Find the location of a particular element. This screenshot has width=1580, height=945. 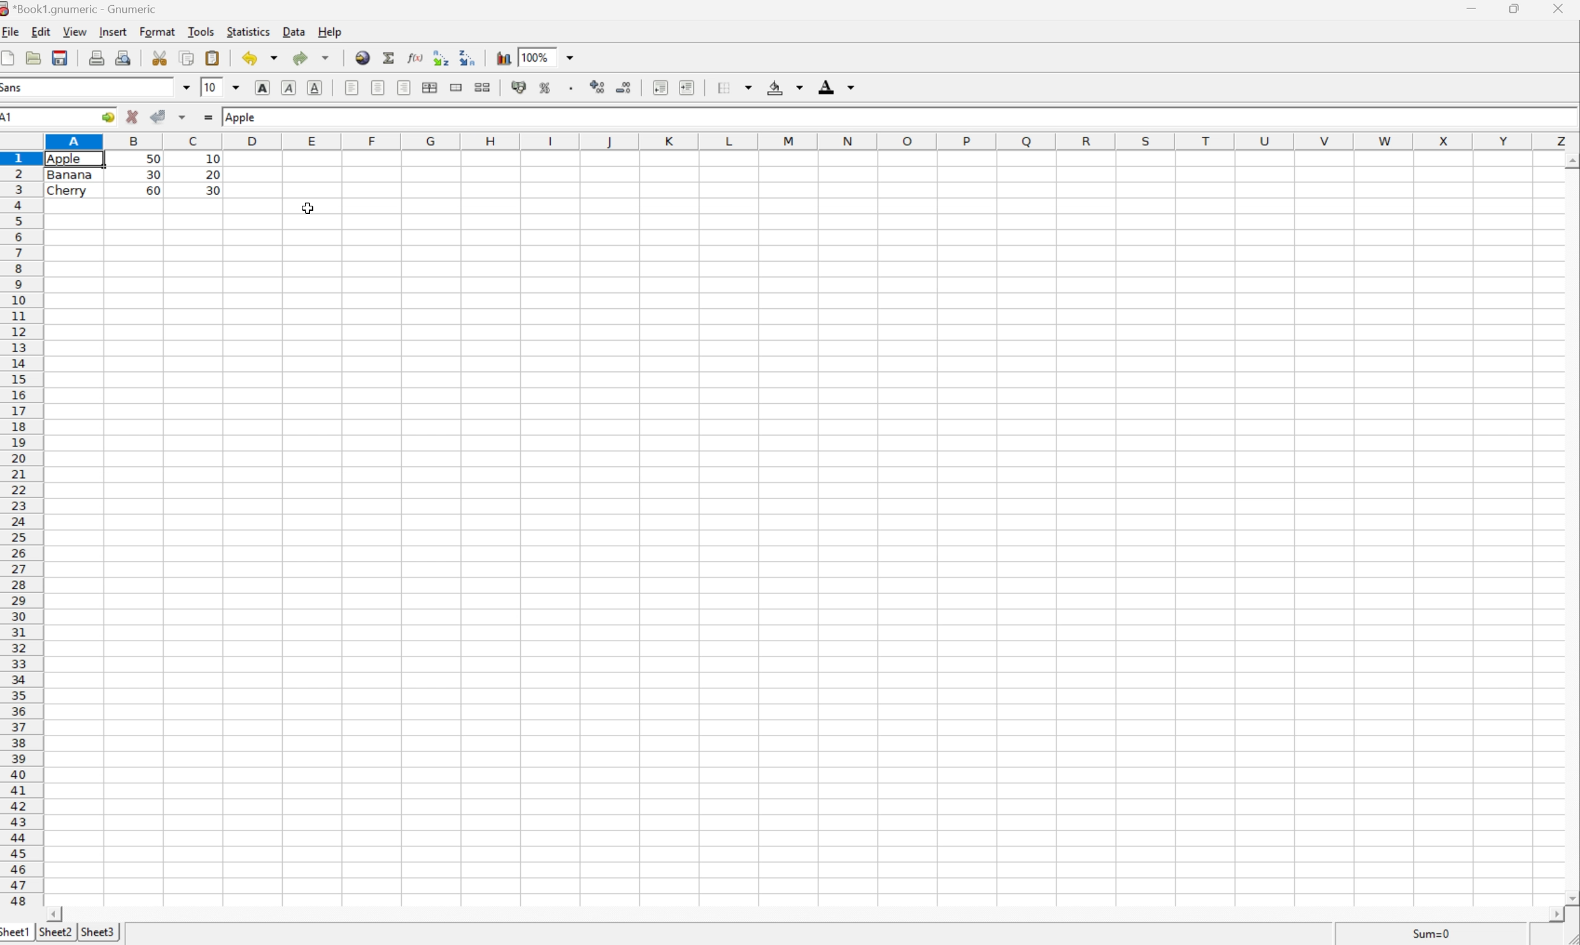

sum=0 is located at coordinates (1431, 933).